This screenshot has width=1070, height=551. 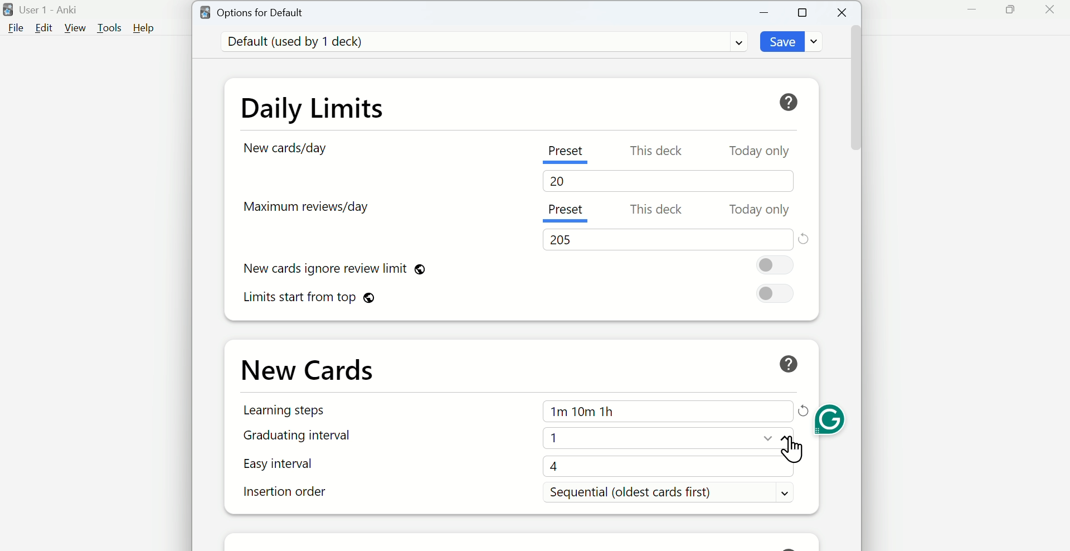 What do you see at coordinates (561, 183) in the screenshot?
I see `20` at bounding box center [561, 183].